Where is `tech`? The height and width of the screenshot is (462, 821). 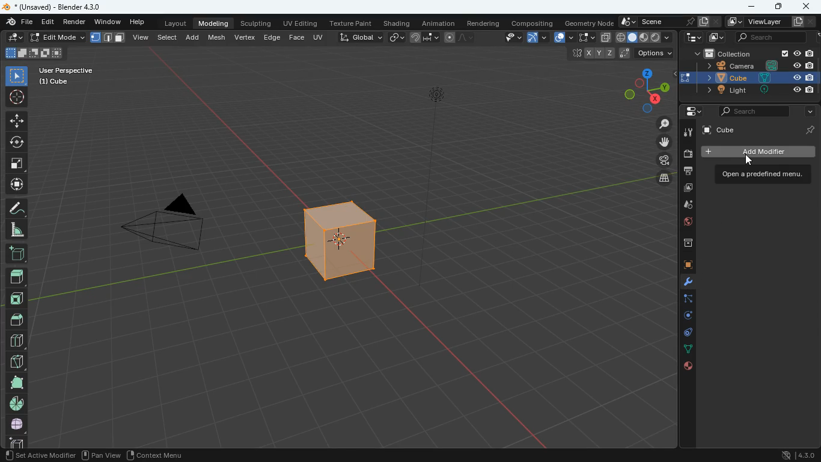 tech is located at coordinates (692, 37).